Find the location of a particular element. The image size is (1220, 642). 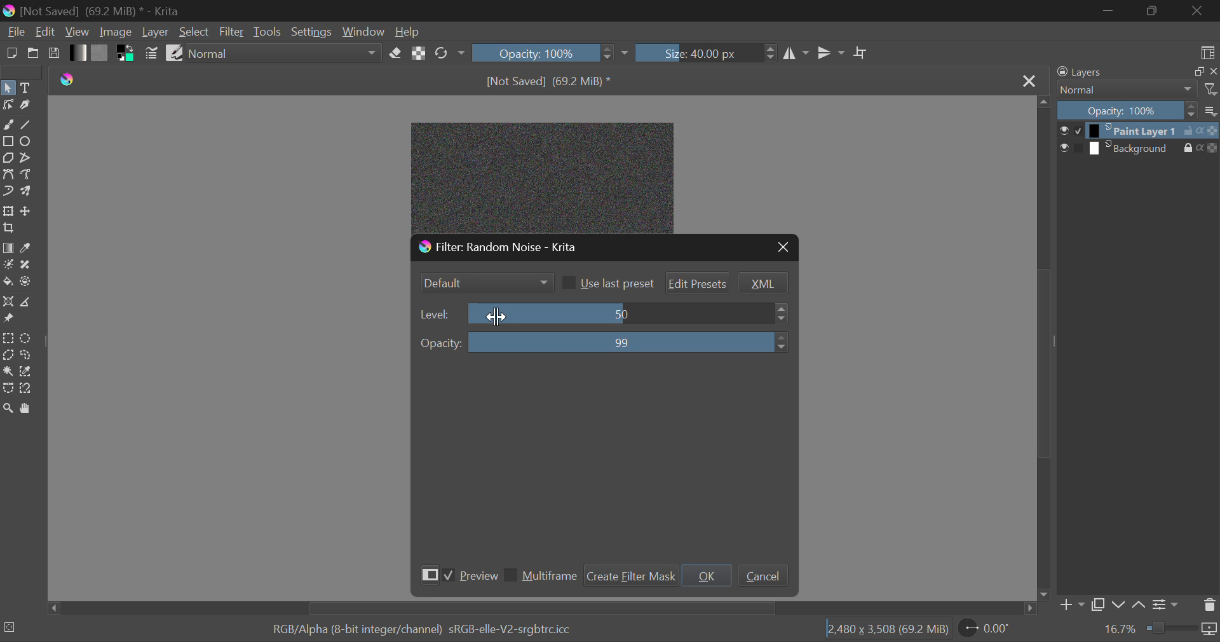

Scroll Bar is located at coordinates (1043, 346).